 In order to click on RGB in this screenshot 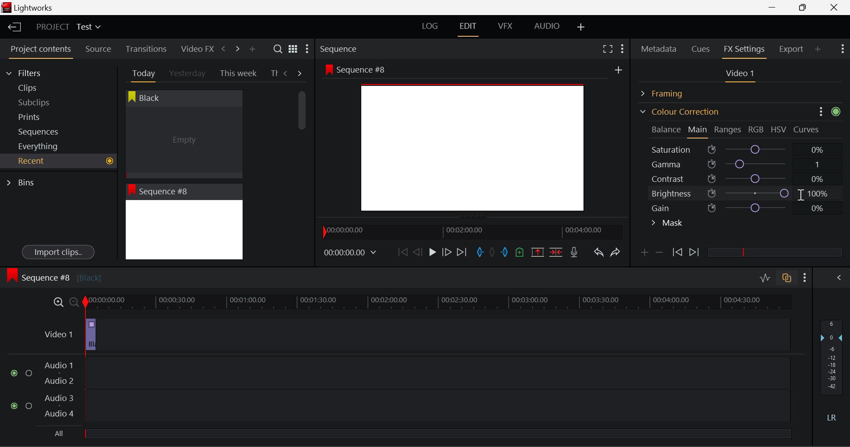, I will do `click(757, 130)`.